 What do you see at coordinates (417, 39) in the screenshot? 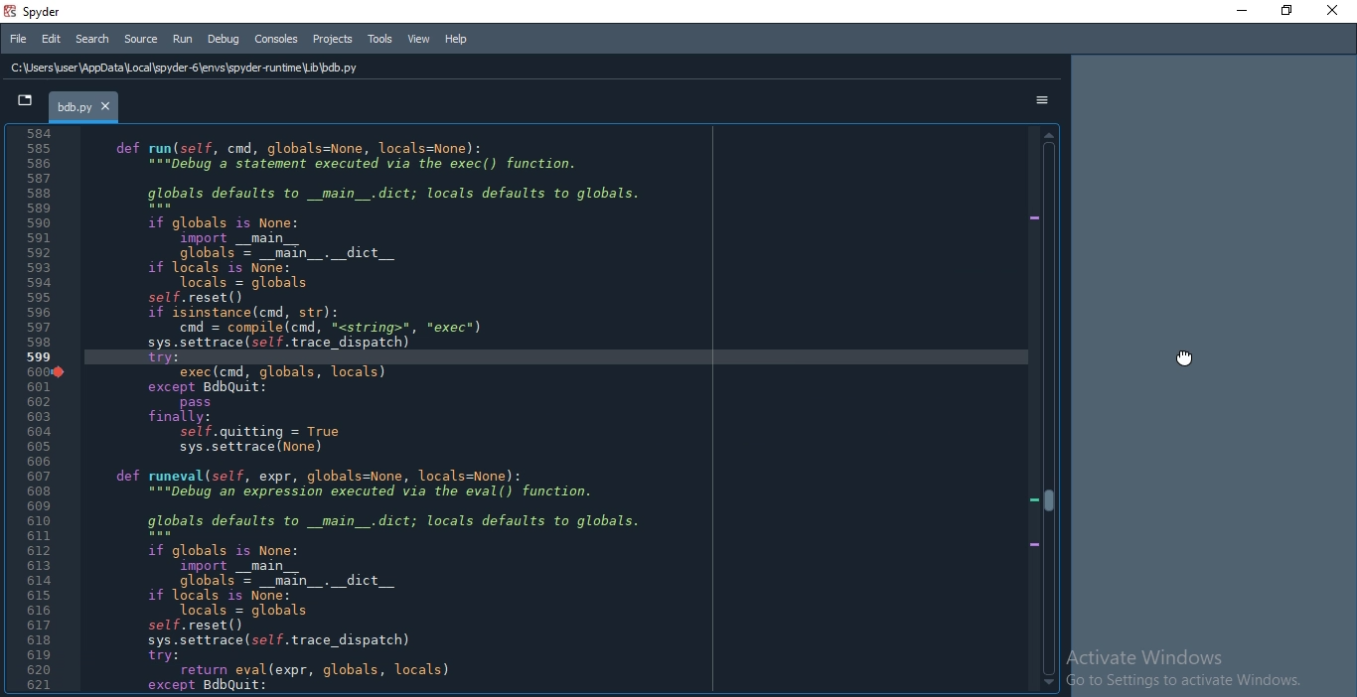
I see `View` at bounding box center [417, 39].